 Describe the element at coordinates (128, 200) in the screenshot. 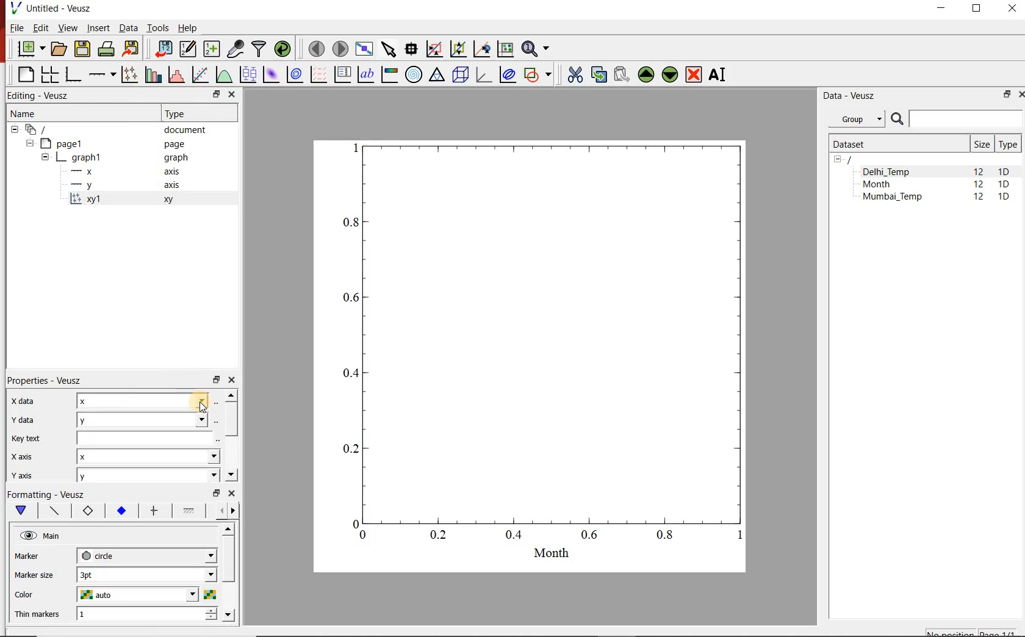

I see `xy1` at that location.